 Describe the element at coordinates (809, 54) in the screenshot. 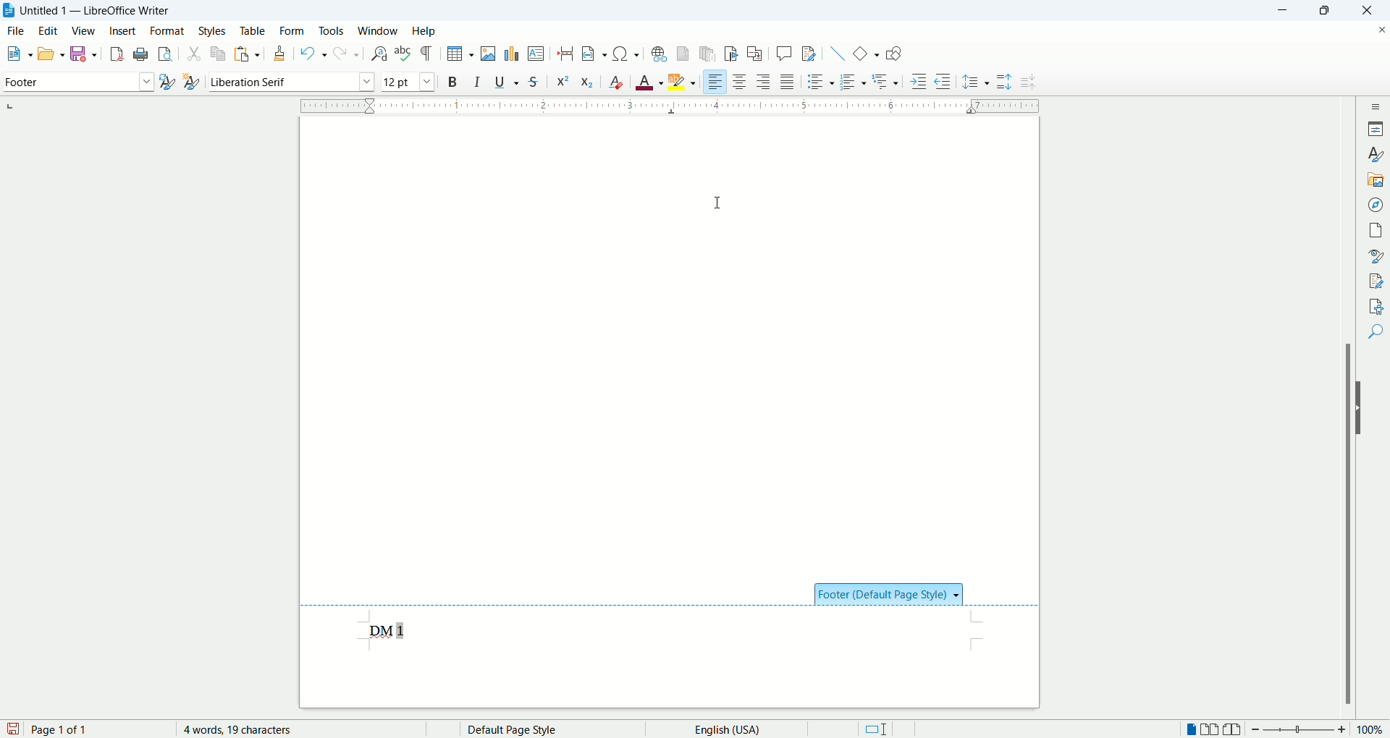

I see `track changes` at that location.